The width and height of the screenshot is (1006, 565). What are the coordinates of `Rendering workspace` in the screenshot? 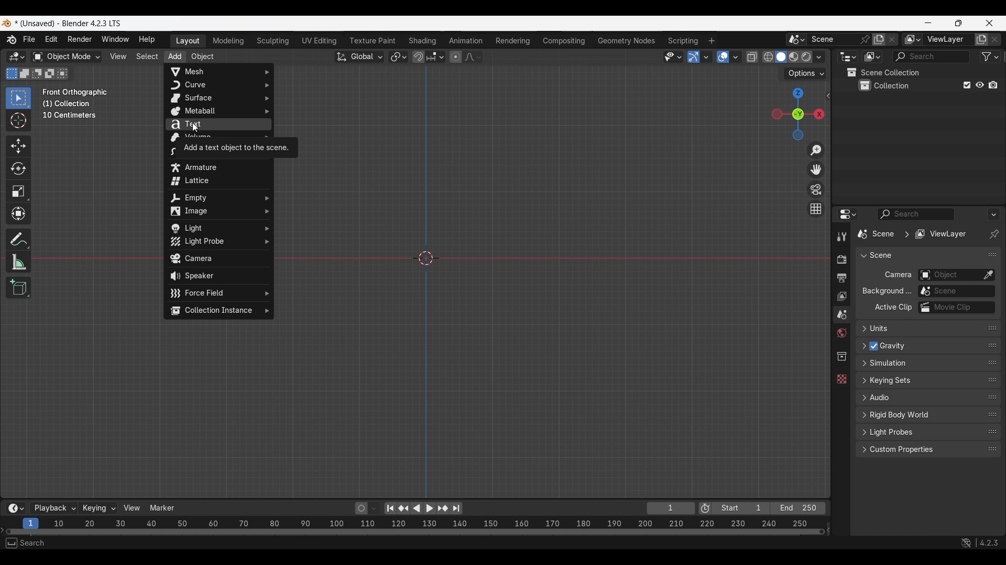 It's located at (512, 40).